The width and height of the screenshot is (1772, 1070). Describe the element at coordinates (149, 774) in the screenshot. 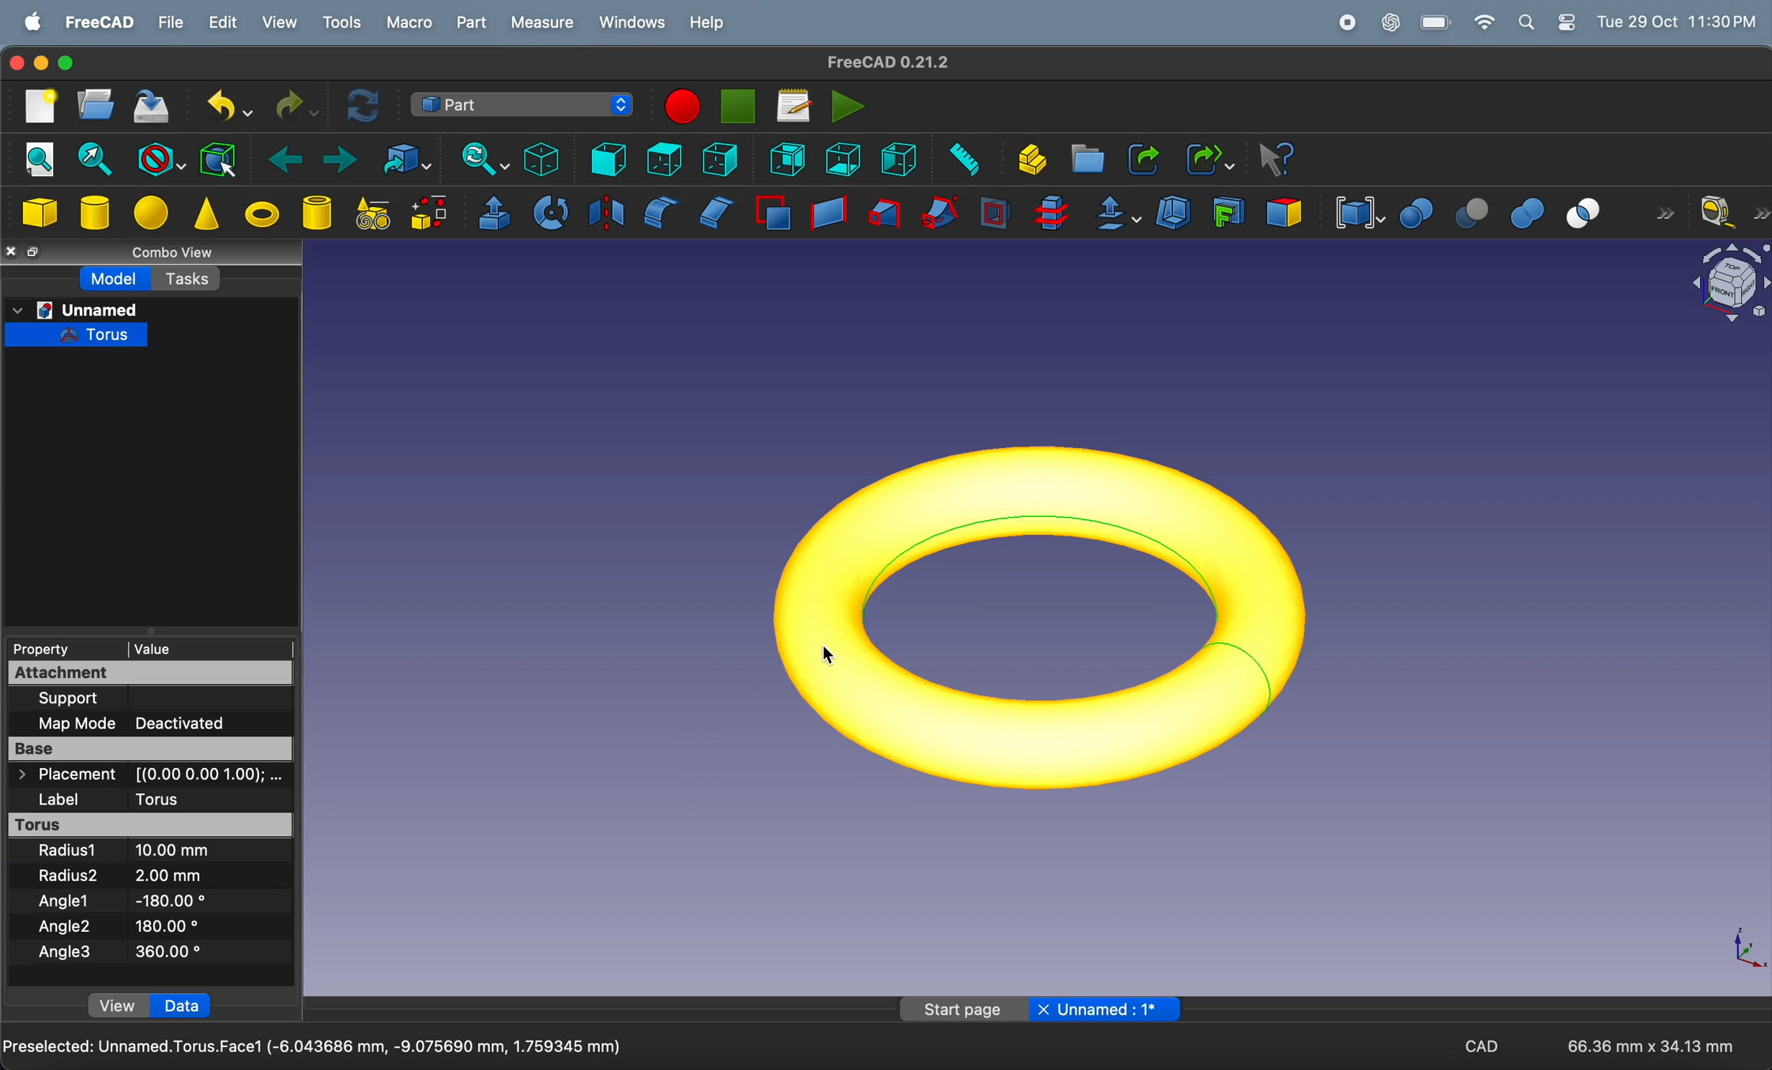

I see `placements` at that location.